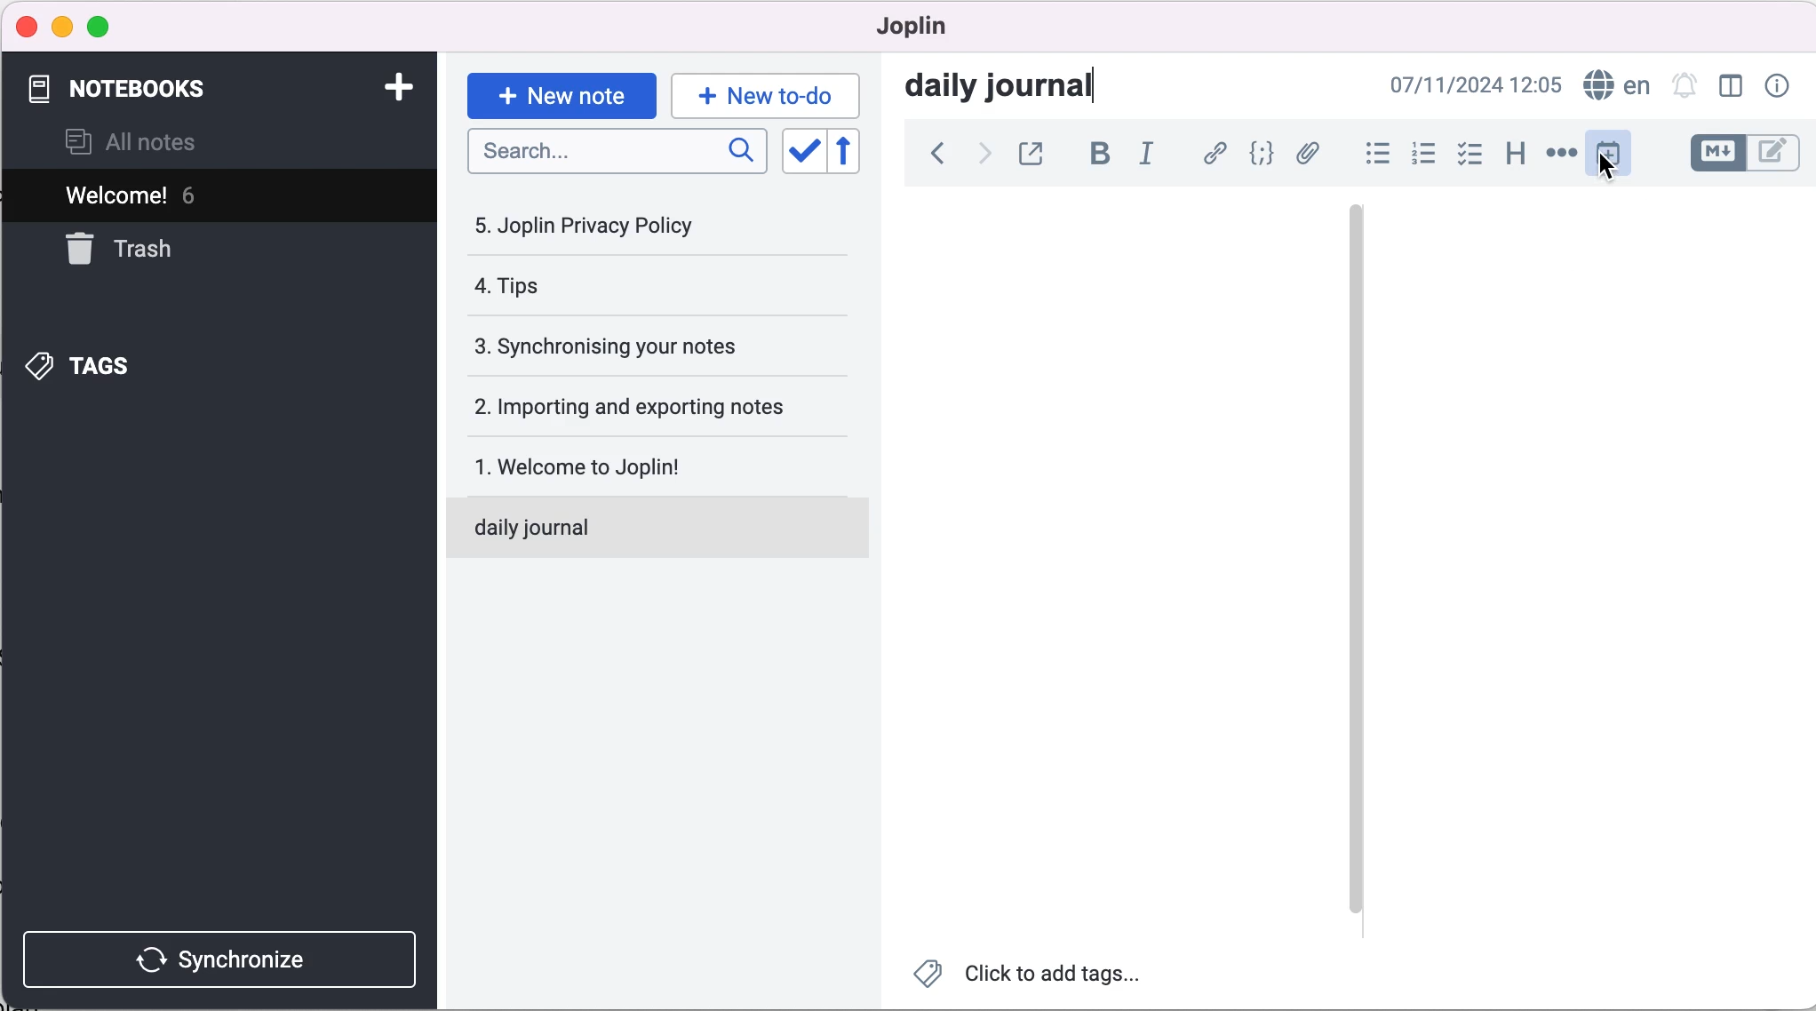 The height and width of the screenshot is (1011, 1816). I want to click on all notes, so click(147, 145).